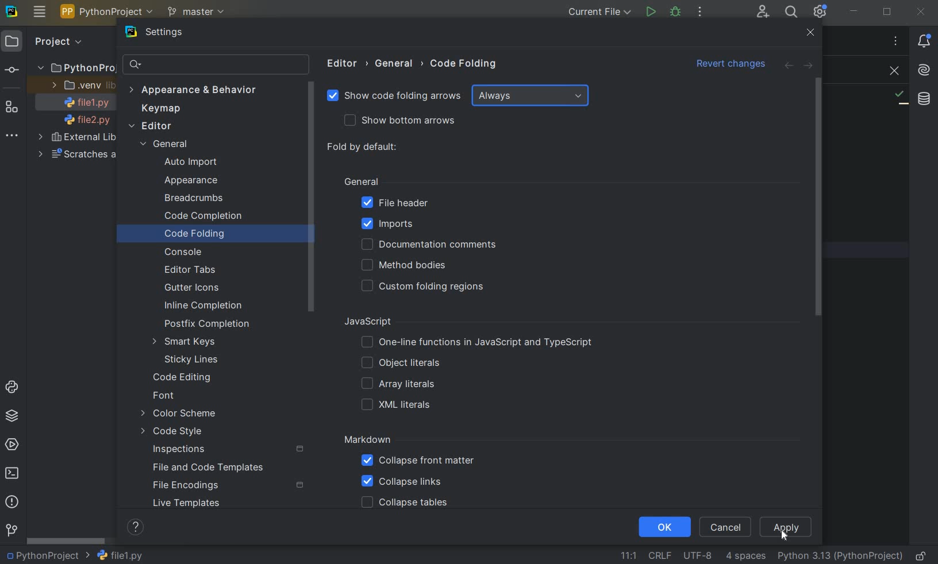  What do you see at coordinates (395, 97) in the screenshot?
I see `SHOW CODE FOLDING ARROWS Selected` at bounding box center [395, 97].